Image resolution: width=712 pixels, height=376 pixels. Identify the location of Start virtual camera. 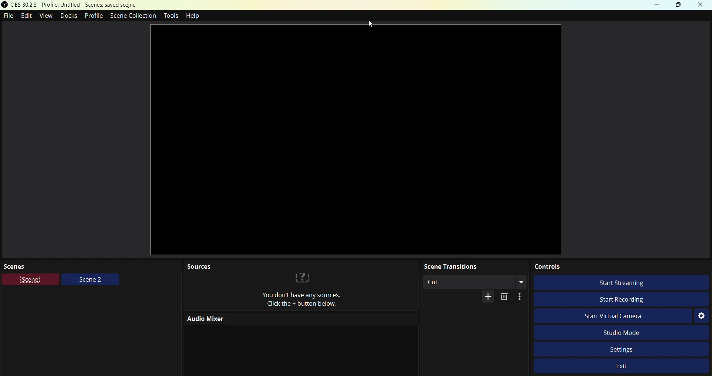
(613, 316).